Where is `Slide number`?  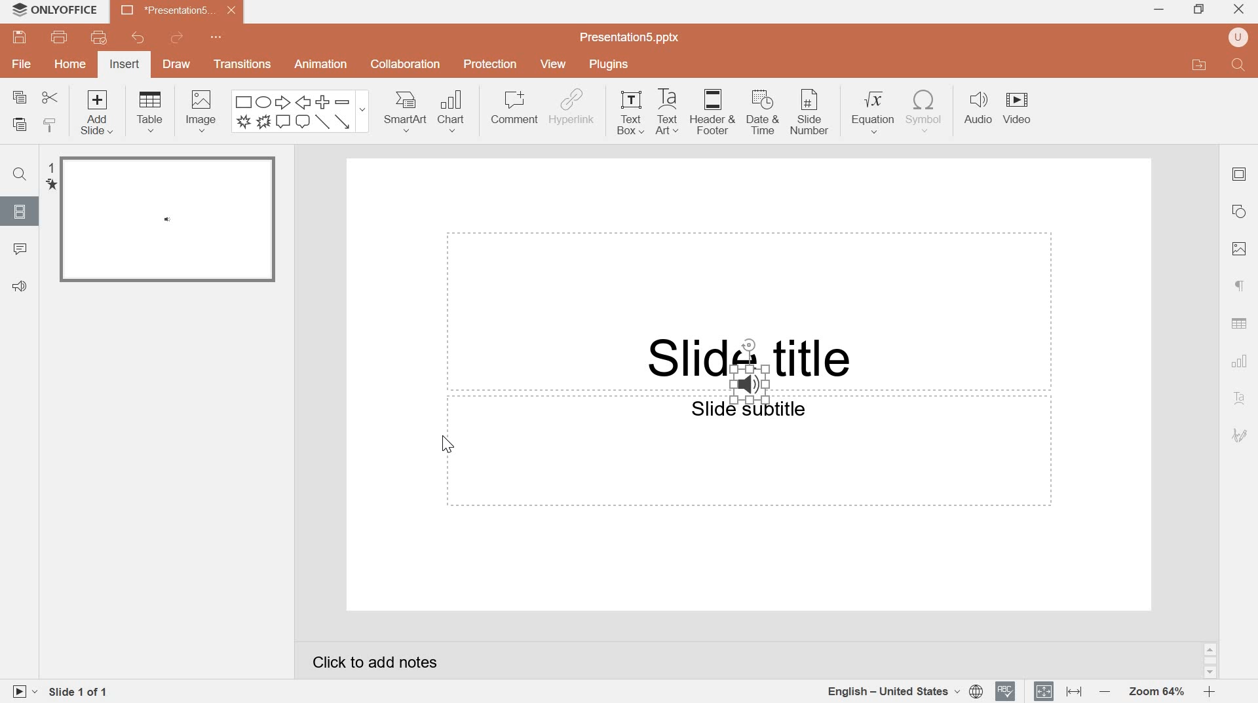 Slide number is located at coordinates (810, 112).